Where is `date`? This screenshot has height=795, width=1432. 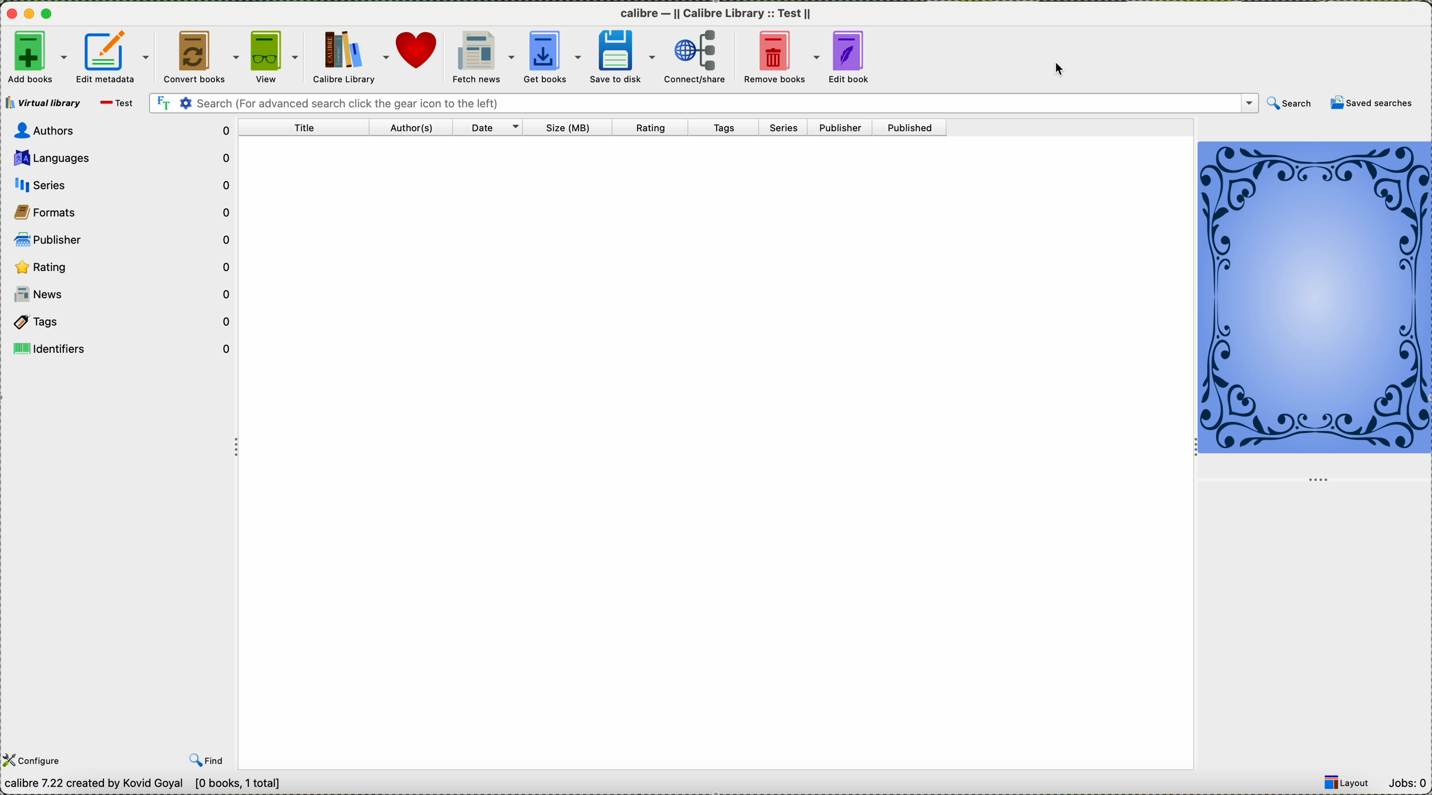
date is located at coordinates (499, 128).